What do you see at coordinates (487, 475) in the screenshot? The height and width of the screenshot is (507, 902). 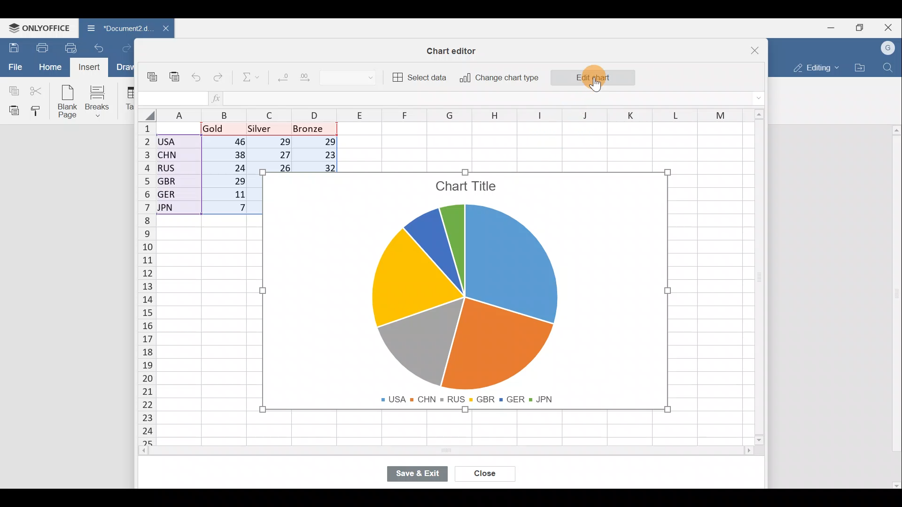 I see `Close` at bounding box center [487, 475].